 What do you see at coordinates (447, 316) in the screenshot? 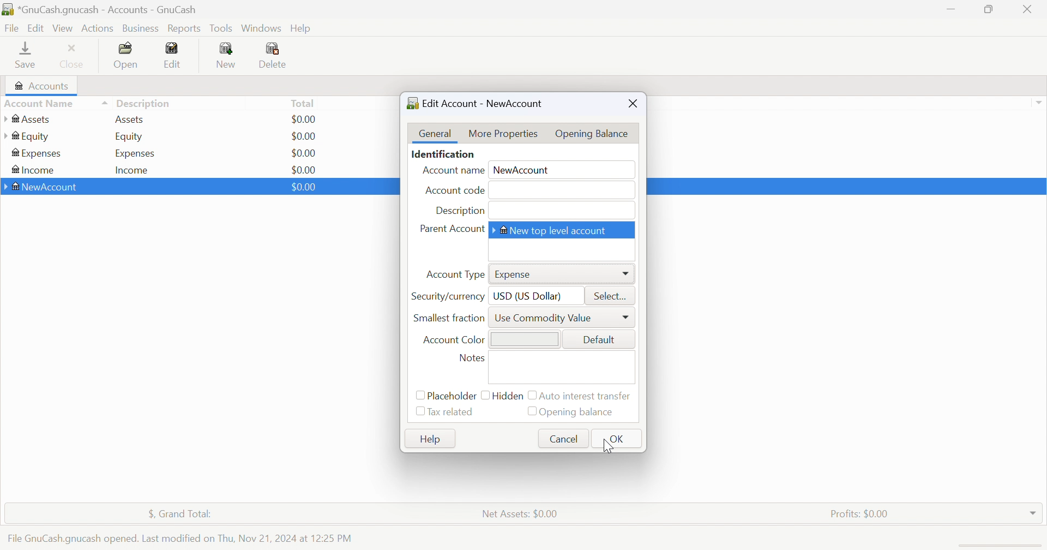
I see `Smallest fraction` at bounding box center [447, 316].